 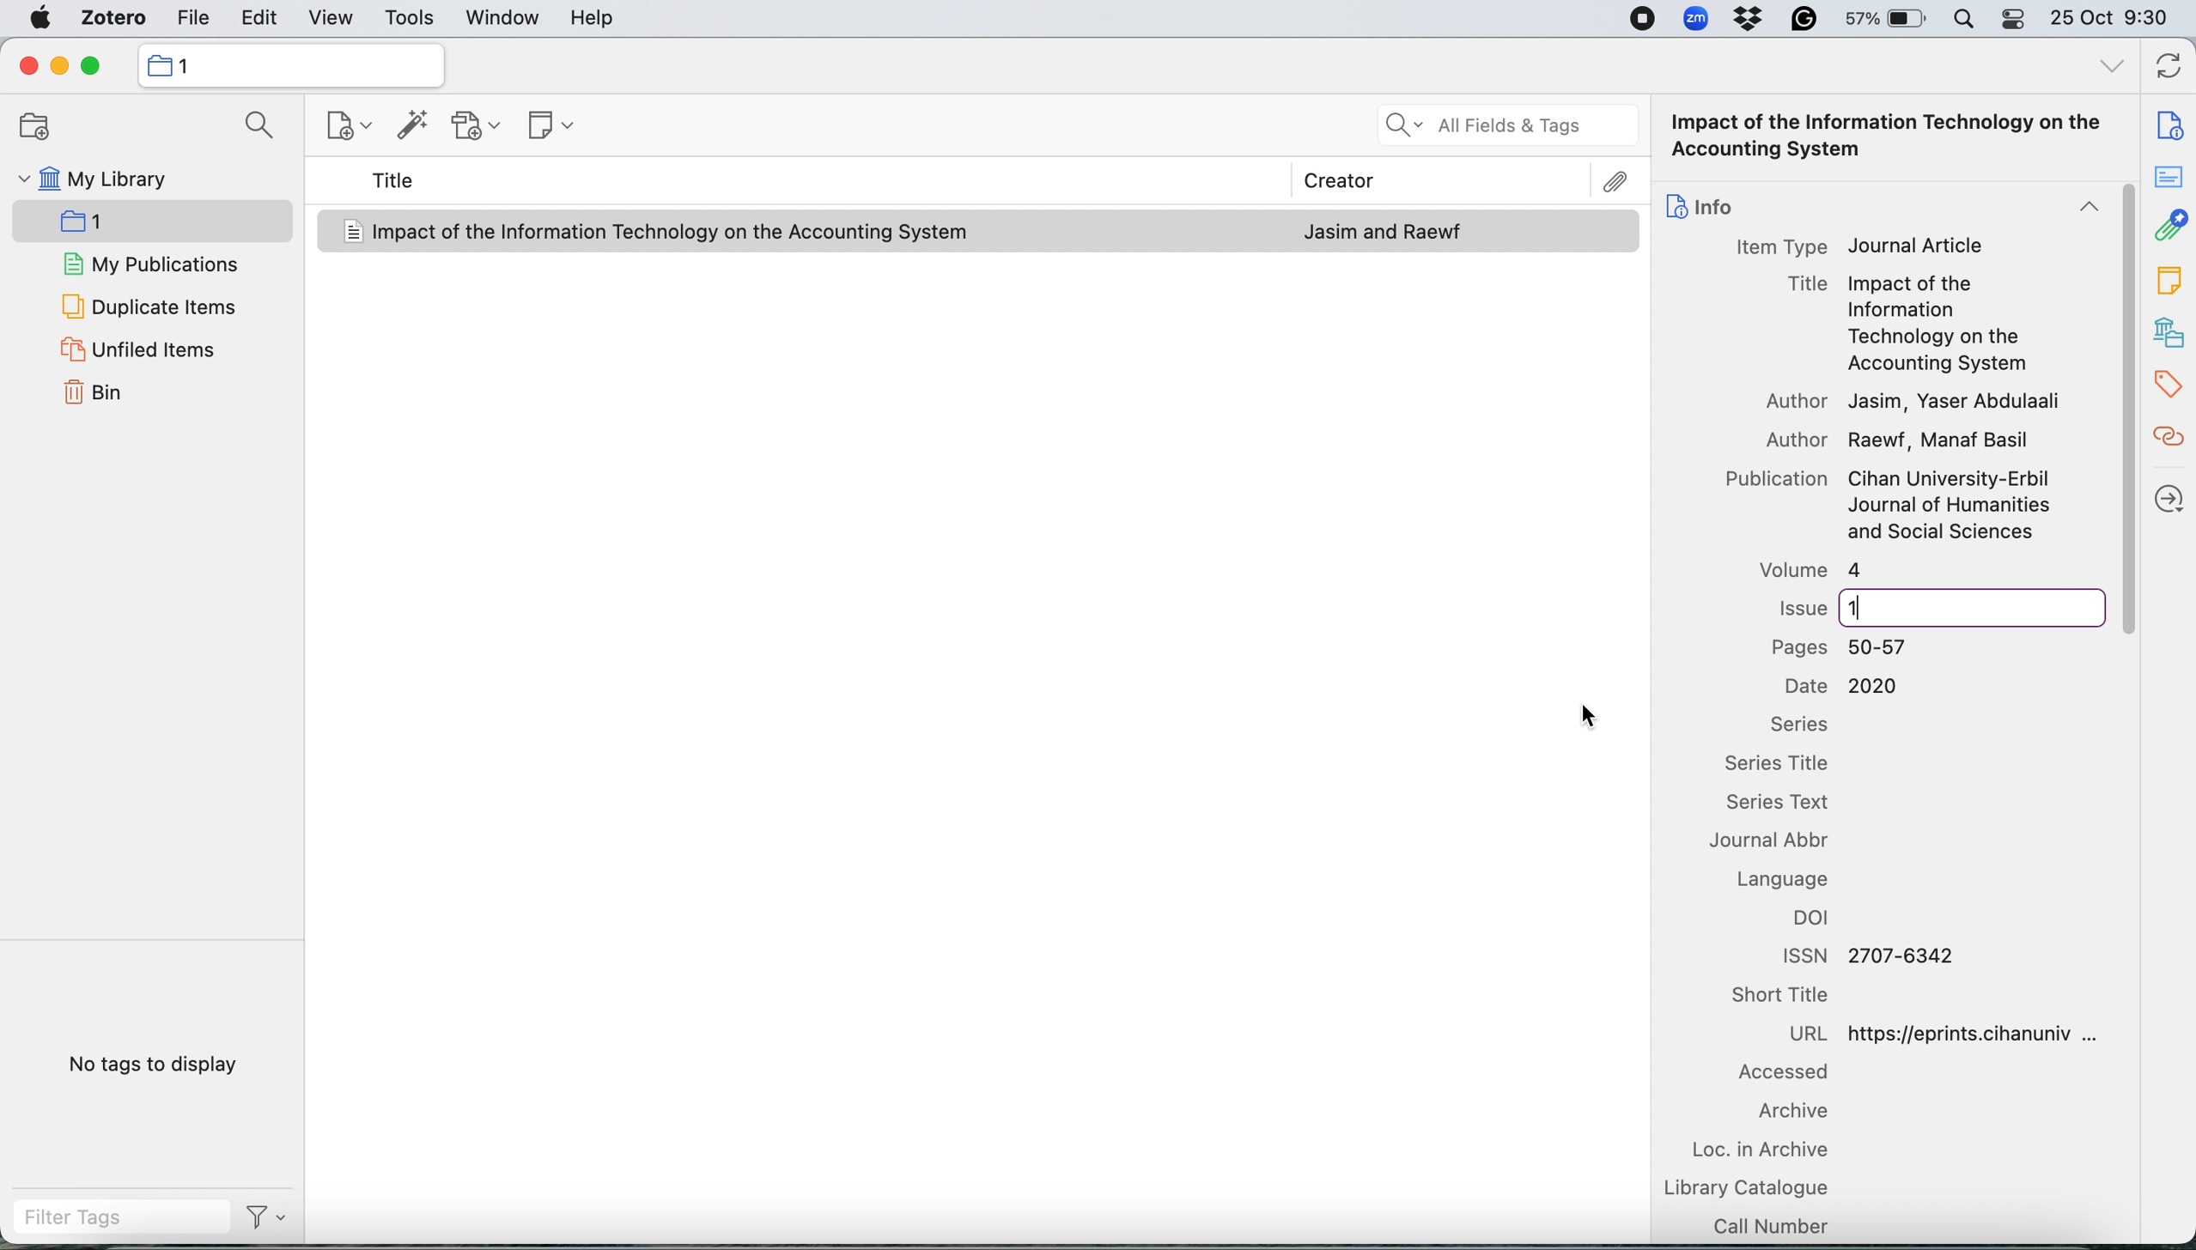 I want to click on filter tags, so click(x=108, y=1220).